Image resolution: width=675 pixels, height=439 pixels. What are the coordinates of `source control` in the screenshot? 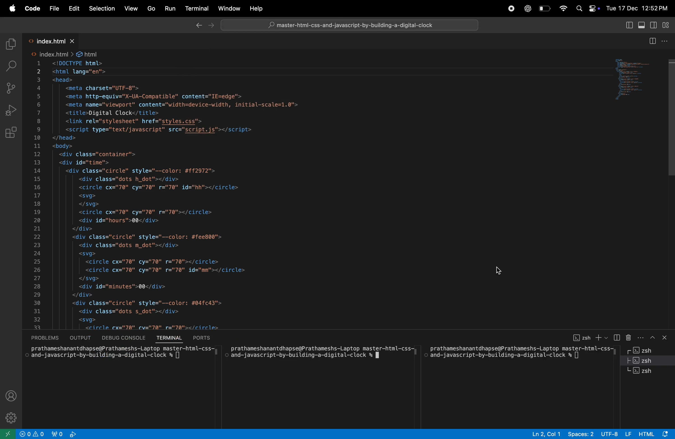 It's located at (13, 89).